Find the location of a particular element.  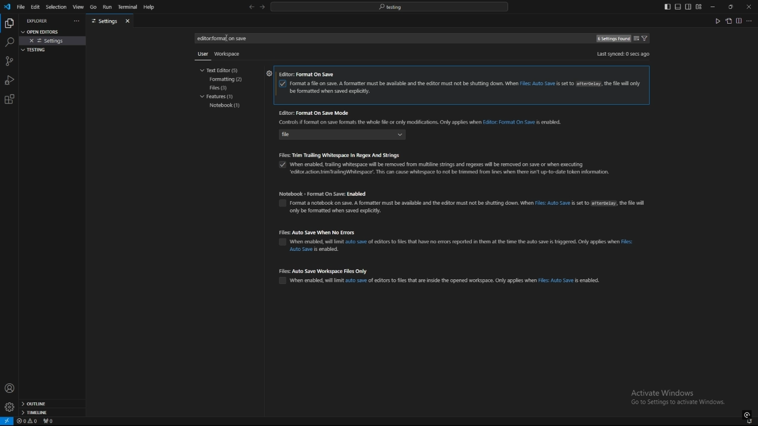

search is located at coordinates (223, 39).